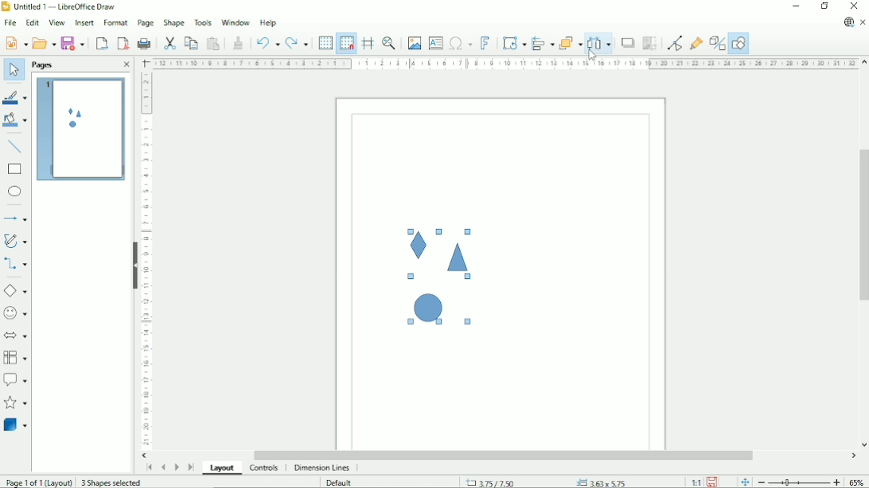  What do you see at coordinates (798, 482) in the screenshot?
I see `Zoom out/in` at bounding box center [798, 482].